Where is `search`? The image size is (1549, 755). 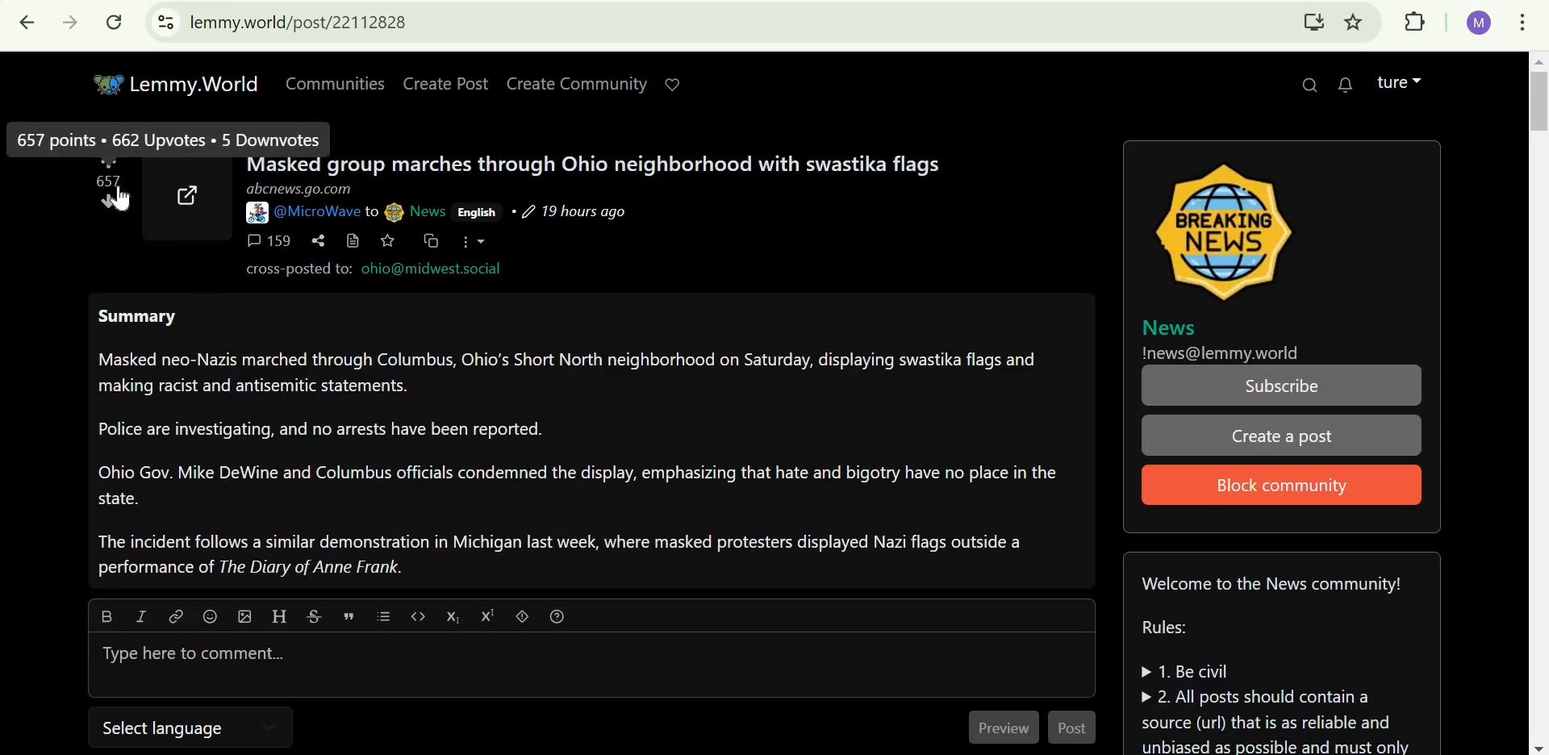 search is located at coordinates (1309, 84).